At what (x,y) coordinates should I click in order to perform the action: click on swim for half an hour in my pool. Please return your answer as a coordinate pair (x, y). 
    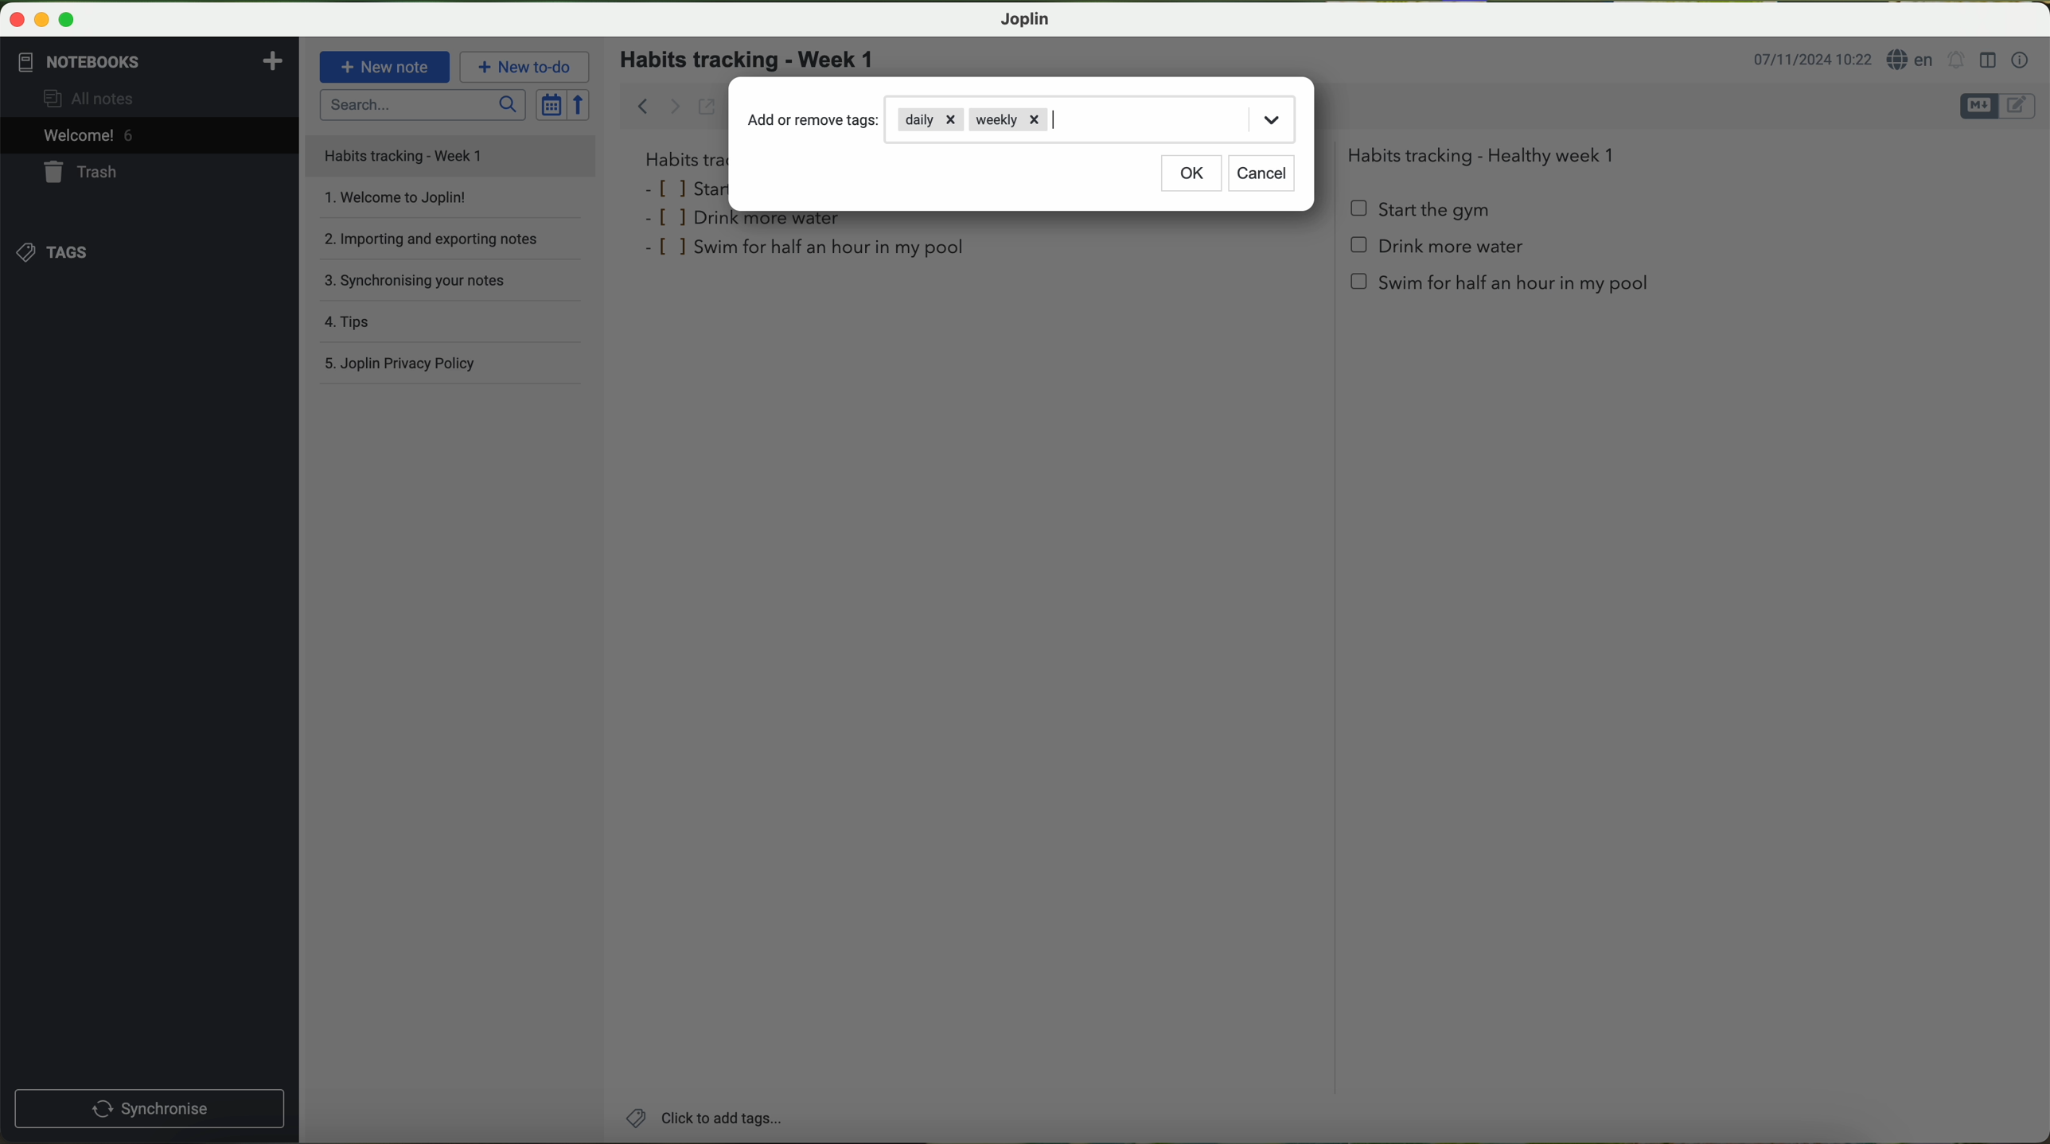
    Looking at the image, I should click on (1502, 288).